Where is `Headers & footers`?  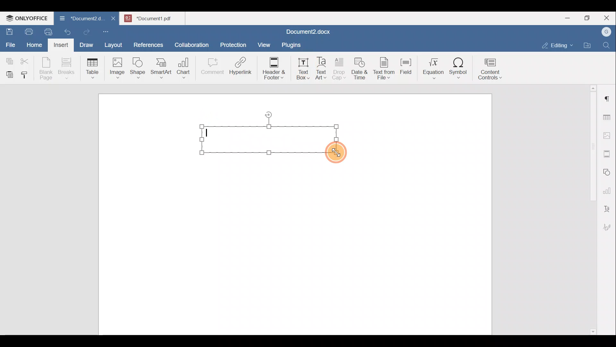 Headers & footers is located at coordinates (608, 152).